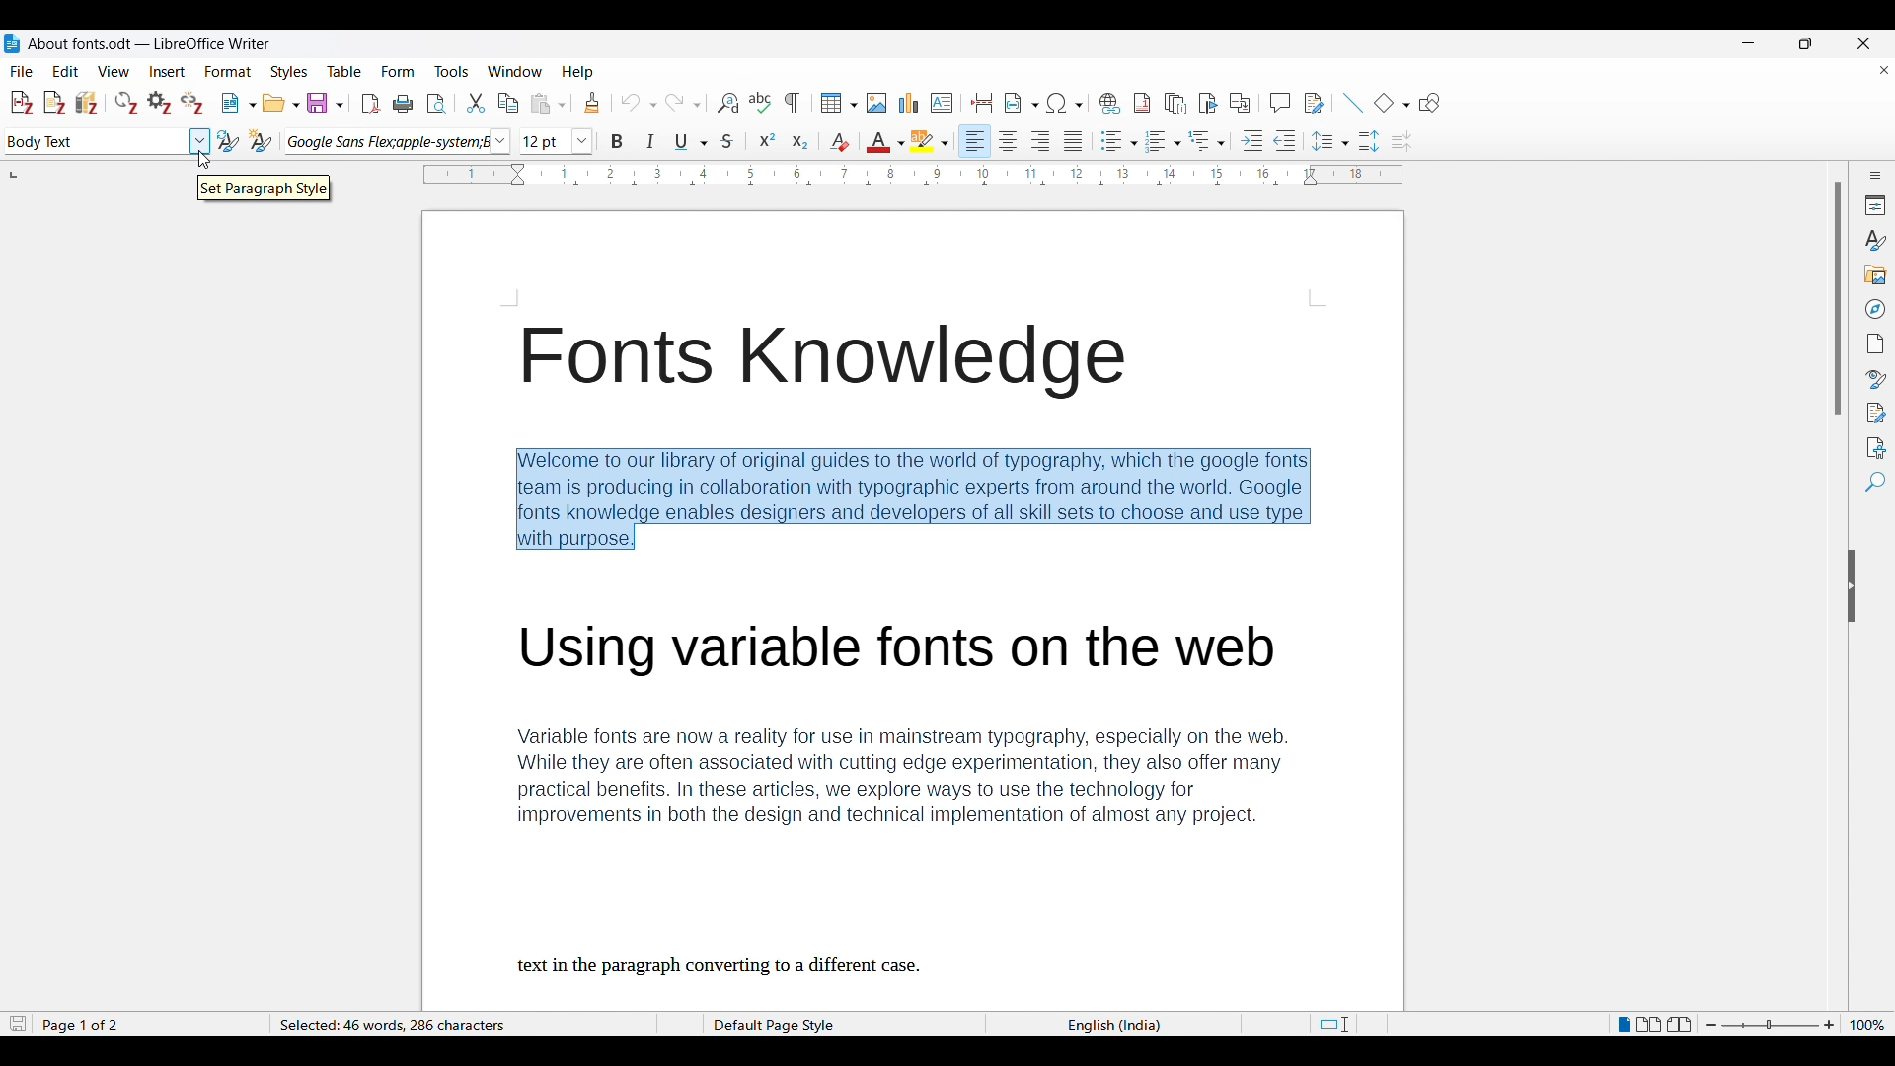 The width and height of the screenshot is (1895, 1066). What do you see at coordinates (476, 103) in the screenshot?
I see `Cut` at bounding box center [476, 103].